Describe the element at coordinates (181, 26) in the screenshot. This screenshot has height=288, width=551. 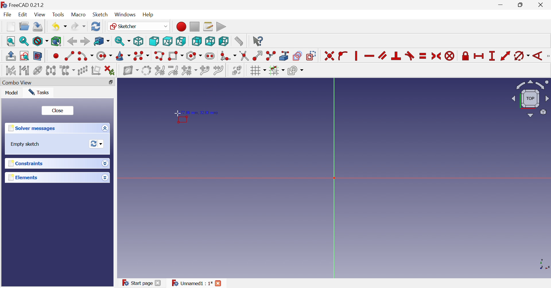
I see `Macro recording...` at that location.